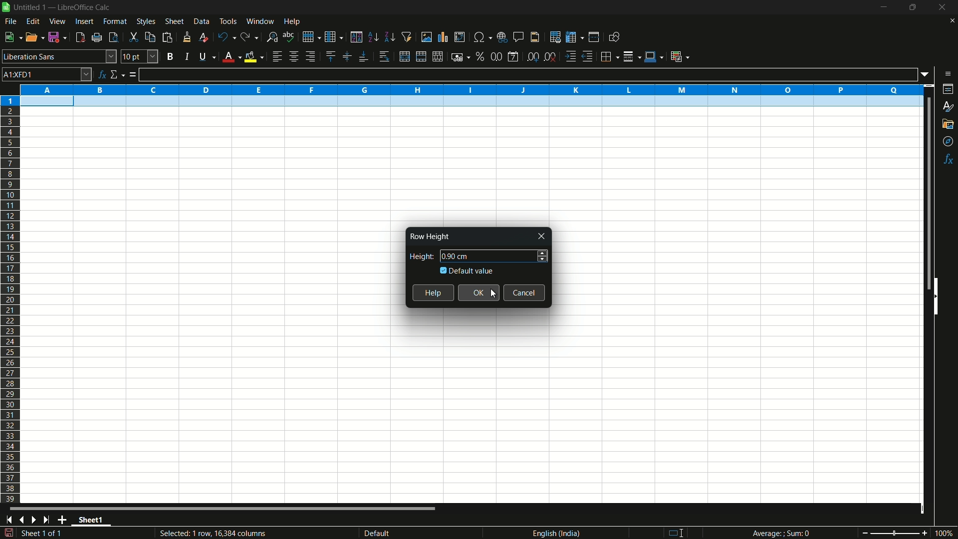 The image size is (958, 539). I want to click on cursor, so click(493, 293).